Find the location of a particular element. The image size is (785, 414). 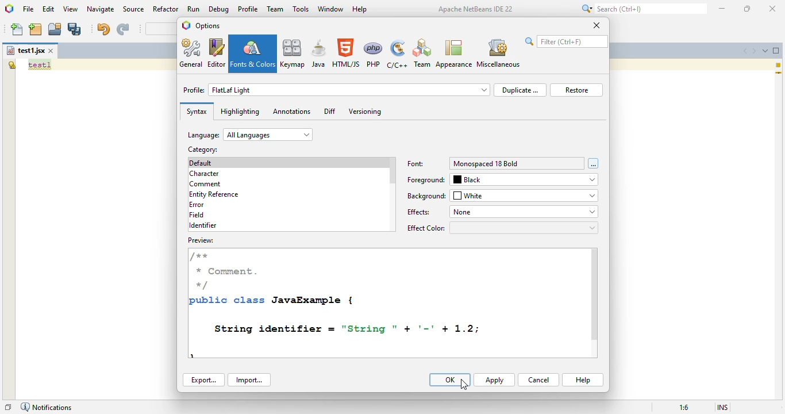

search is located at coordinates (642, 9).